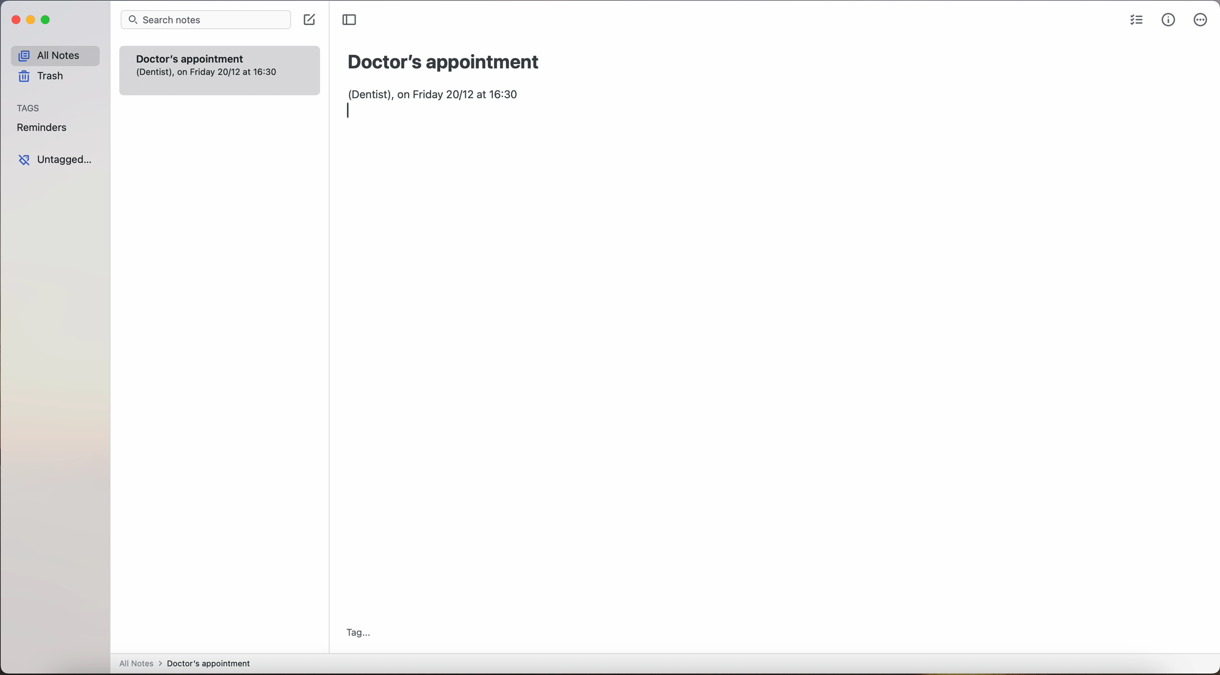 This screenshot has width=1220, height=675. What do you see at coordinates (1168, 20) in the screenshot?
I see `metrics` at bounding box center [1168, 20].